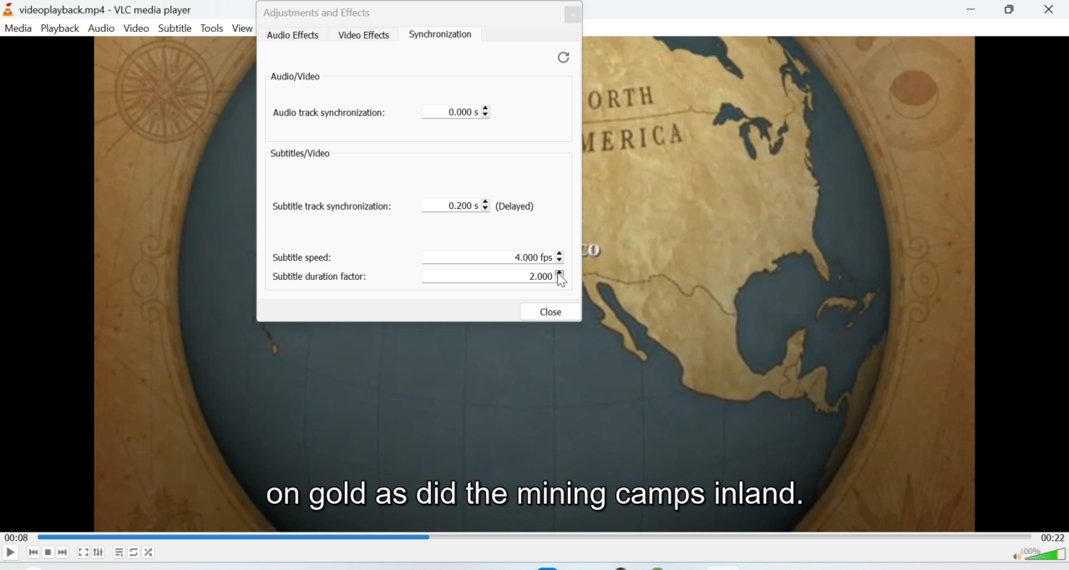 The height and width of the screenshot is (570, 1069). Describe the element at coordinates (457, 111) in the screenshot. I see `0.000s` at that location.